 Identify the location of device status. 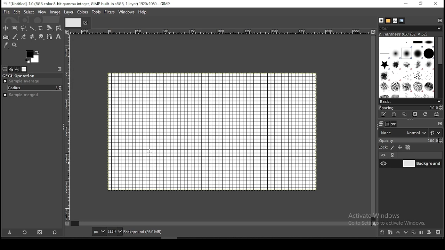
(11, 69).